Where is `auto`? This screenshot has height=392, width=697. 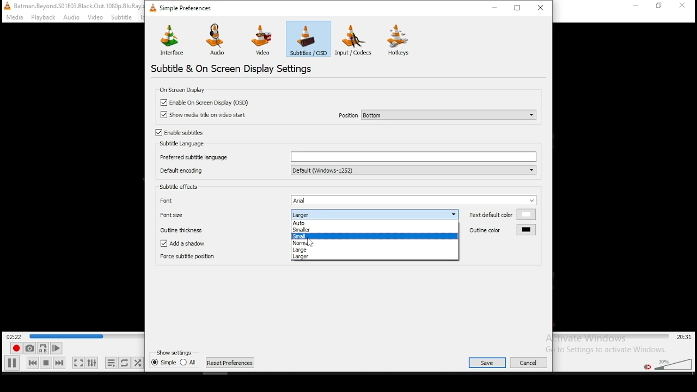 auto is located at coordinates (375, 223).